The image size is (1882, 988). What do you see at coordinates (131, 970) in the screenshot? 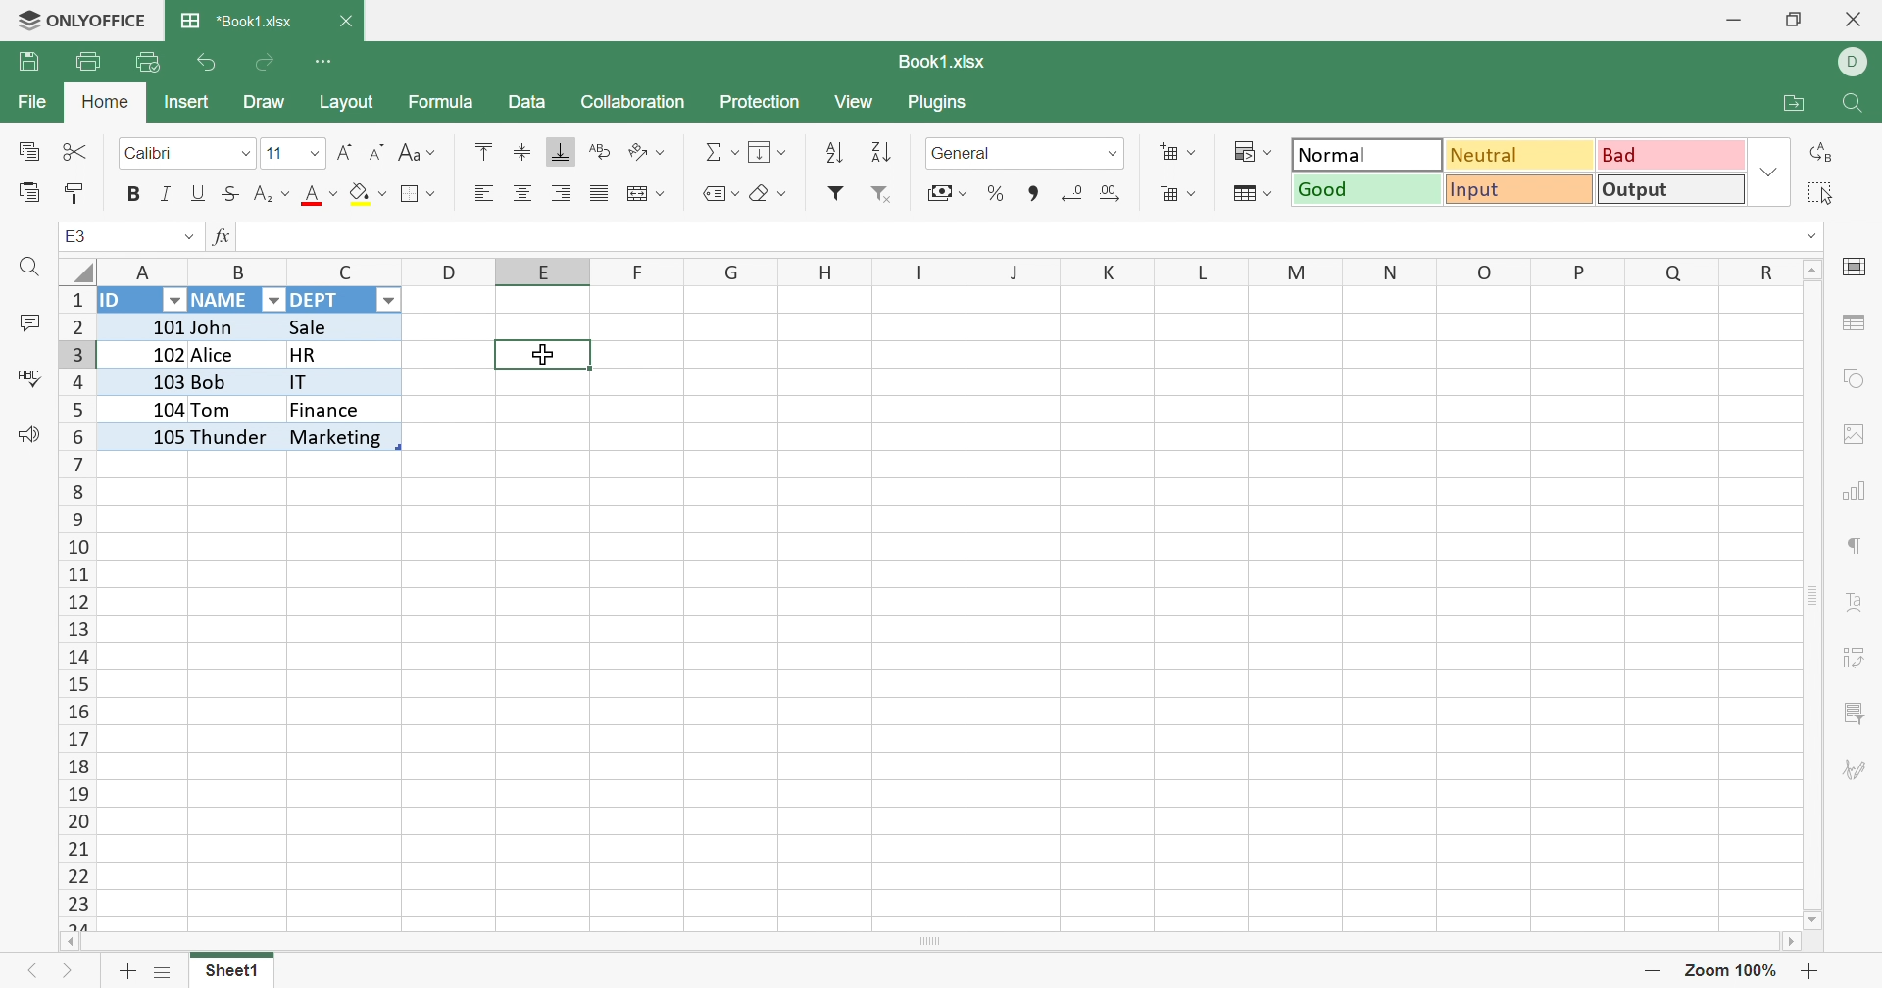
I see `Add sheet` at bounding box center [131, 970].